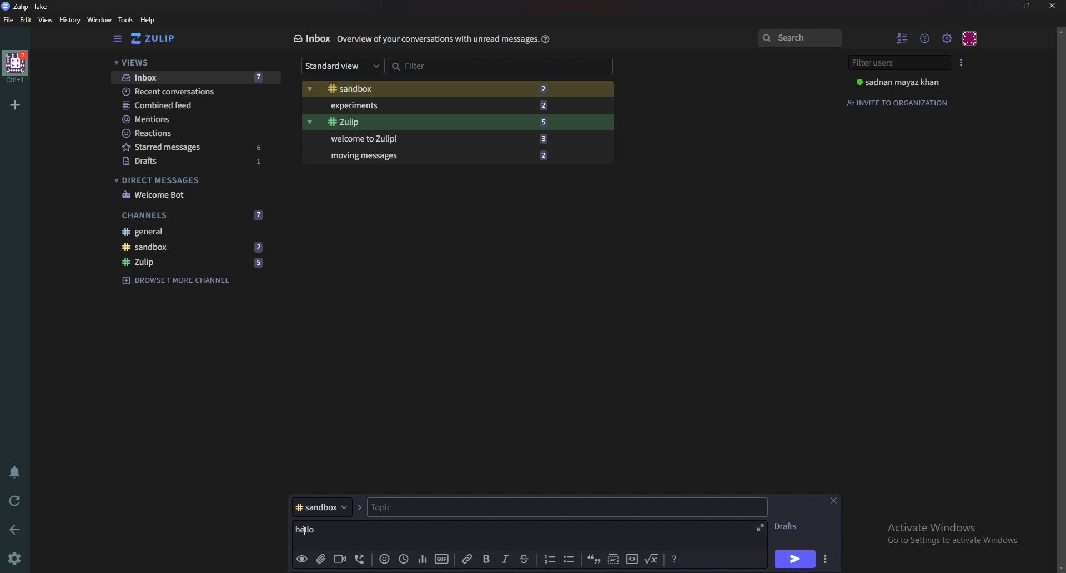  What do you see at coordinates (16, 105) in the screenshot?
I see `Add organization` at bounding box center [16, 105].